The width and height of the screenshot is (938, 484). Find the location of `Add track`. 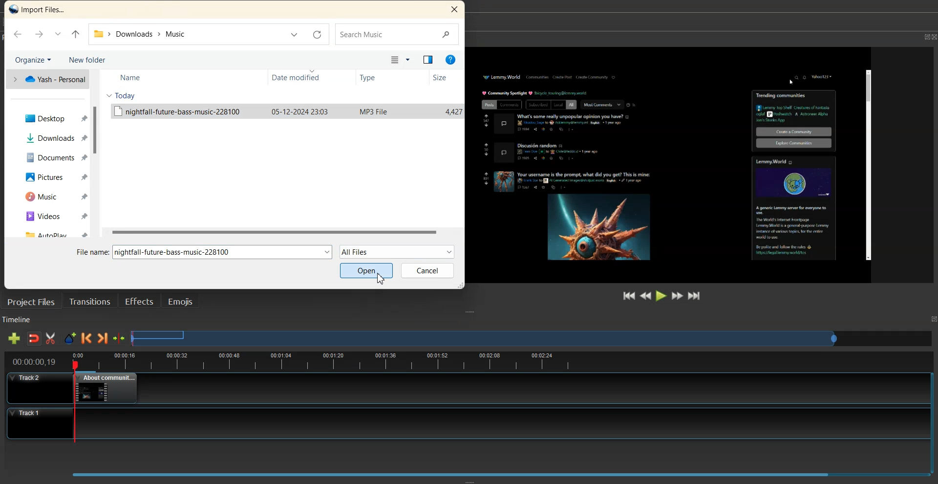

Add track is located at coordinates (14, 338).